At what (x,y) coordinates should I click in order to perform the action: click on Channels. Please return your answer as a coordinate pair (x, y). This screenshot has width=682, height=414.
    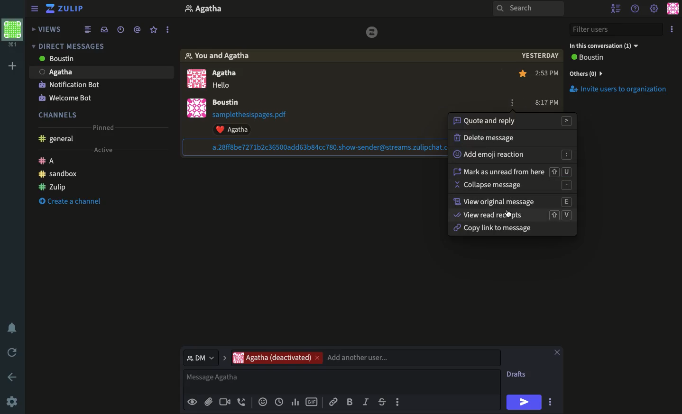
    Looking at the image, I should click on (61, 114).